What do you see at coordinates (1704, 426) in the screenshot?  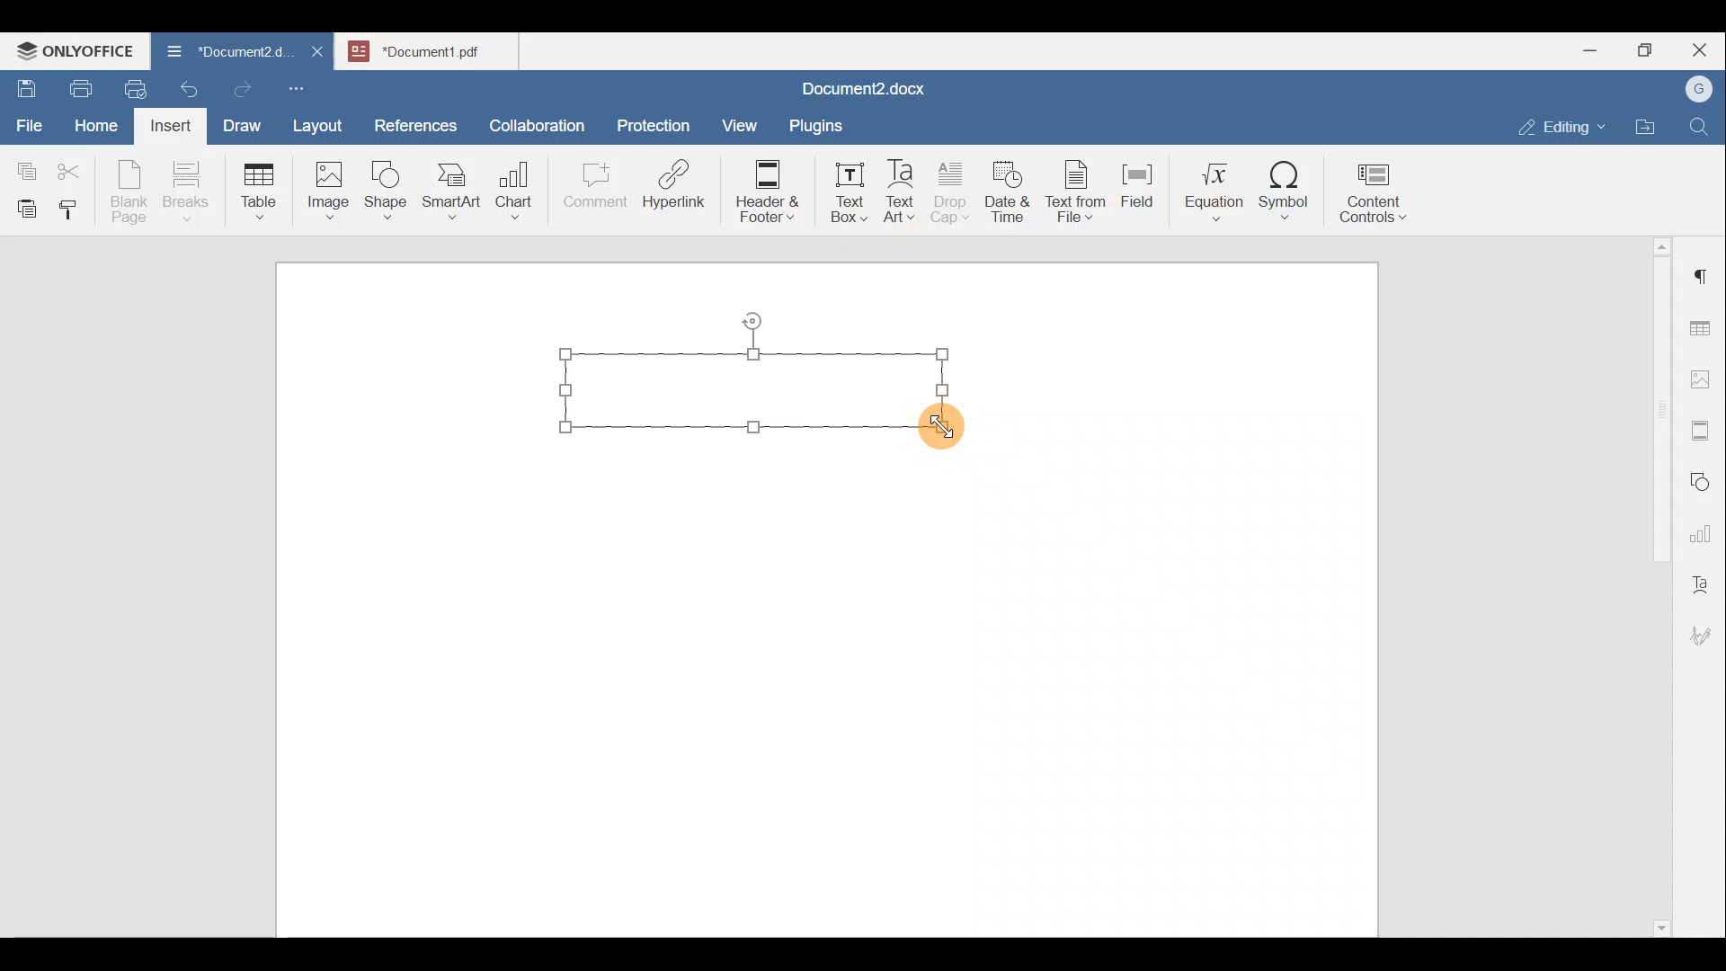 I see `Headers & footers` at bounding box center [1704, 426].